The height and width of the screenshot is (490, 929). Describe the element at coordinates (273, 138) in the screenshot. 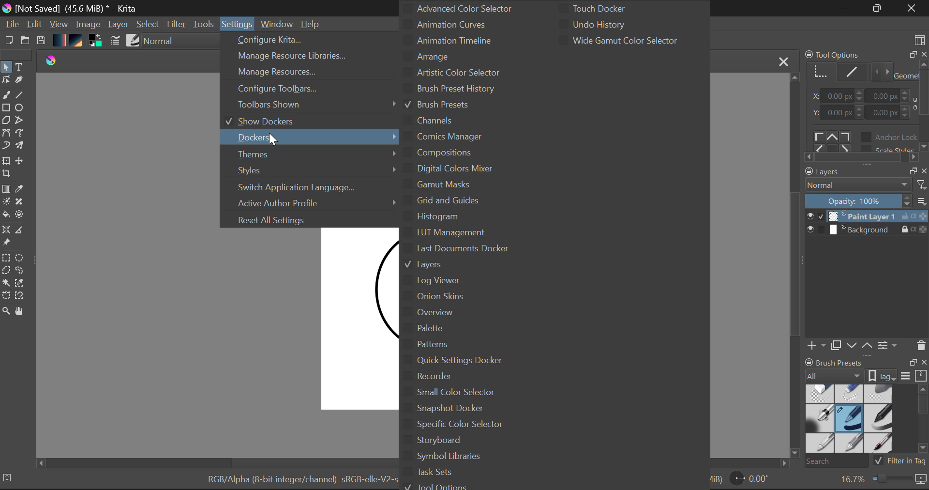

I see `Cursor Position` at that location.